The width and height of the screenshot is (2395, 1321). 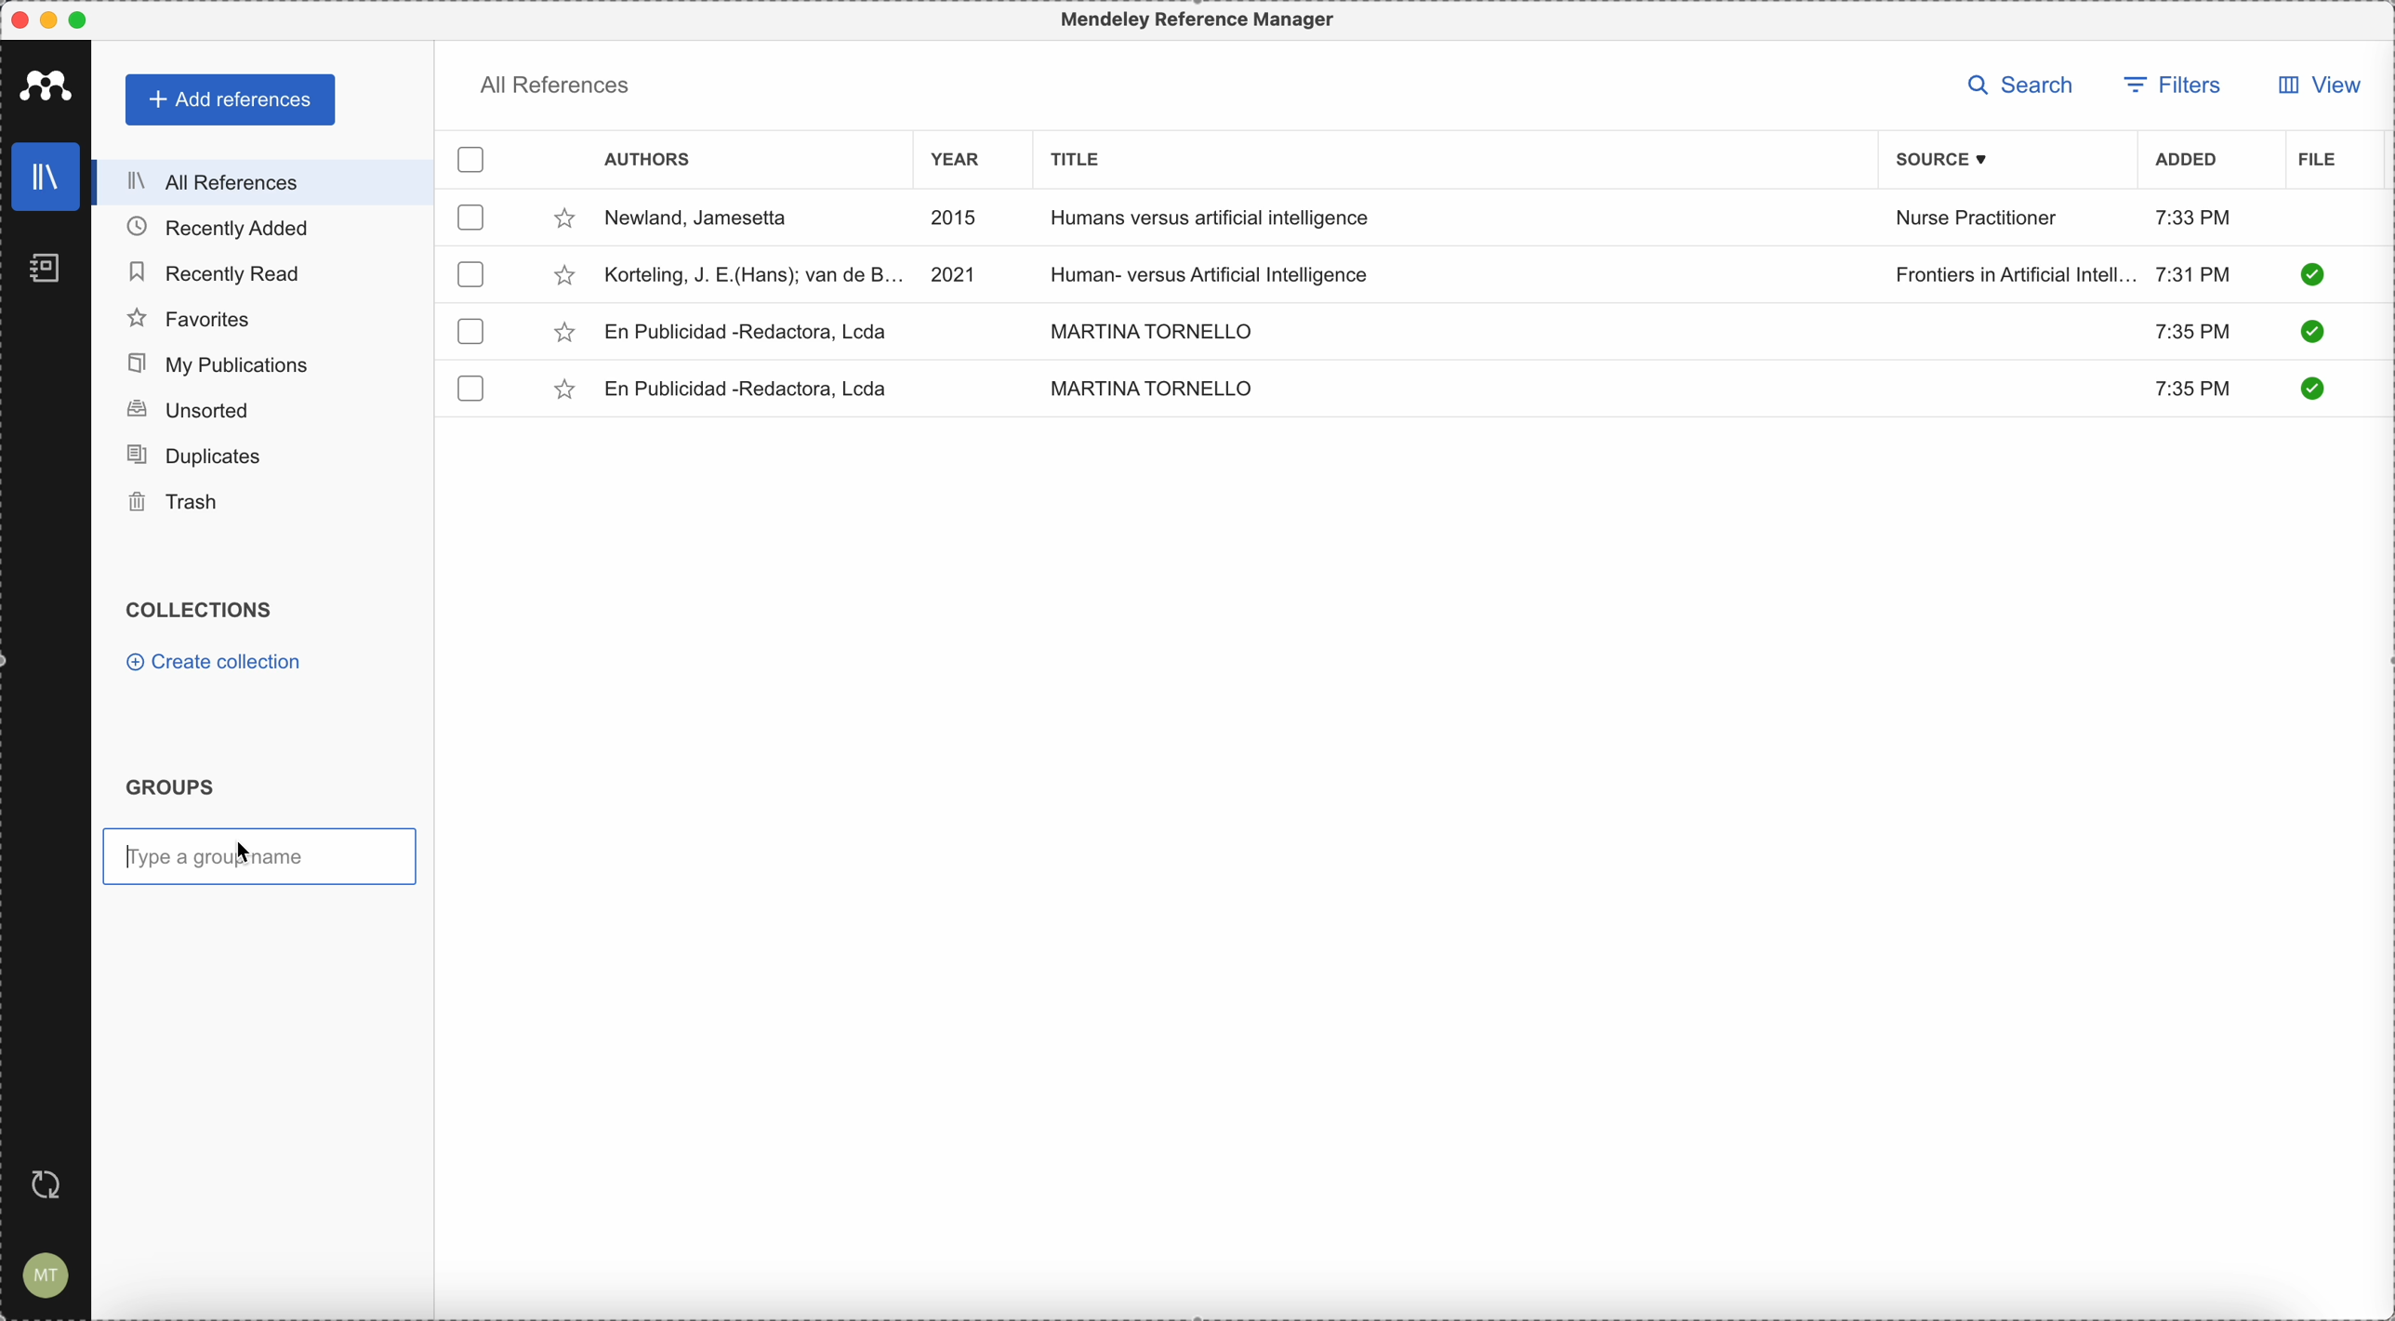 What do you see at coordinates (478, 162) in the screenshot?
I see `checkbox` at bounding box center [478, 162].